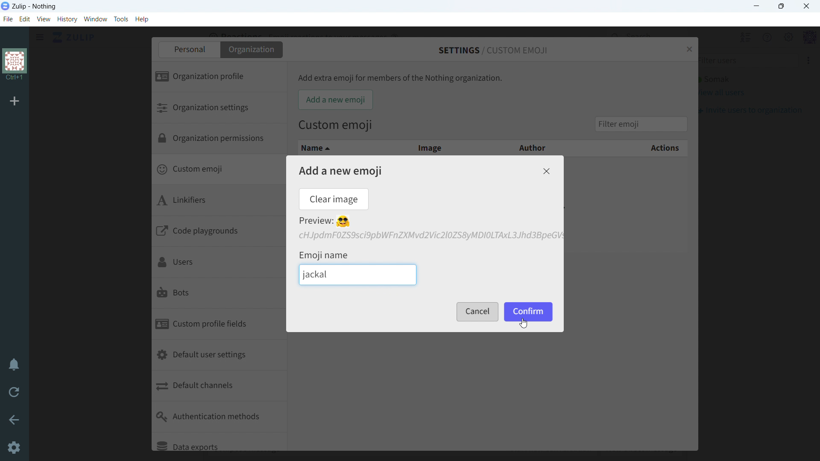 The width and height of the screenshot is (820, 461). Describe the element at coordinates (7, 19) in the screenshot. I see `file` at that location.